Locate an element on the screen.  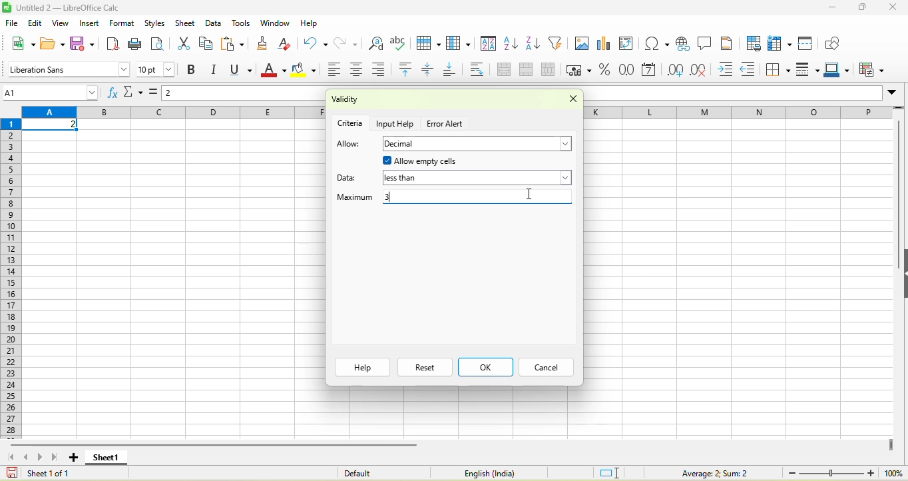
rows is located at coordinates (13, 278).